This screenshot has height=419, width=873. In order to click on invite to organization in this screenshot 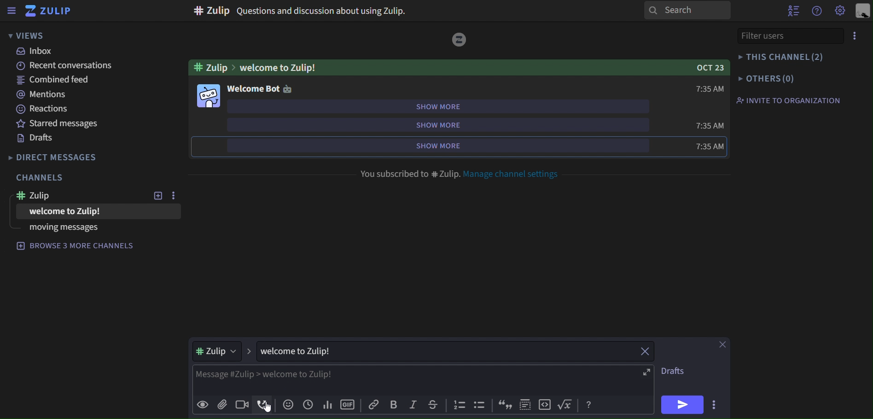, I will do `click(791, 100)`.